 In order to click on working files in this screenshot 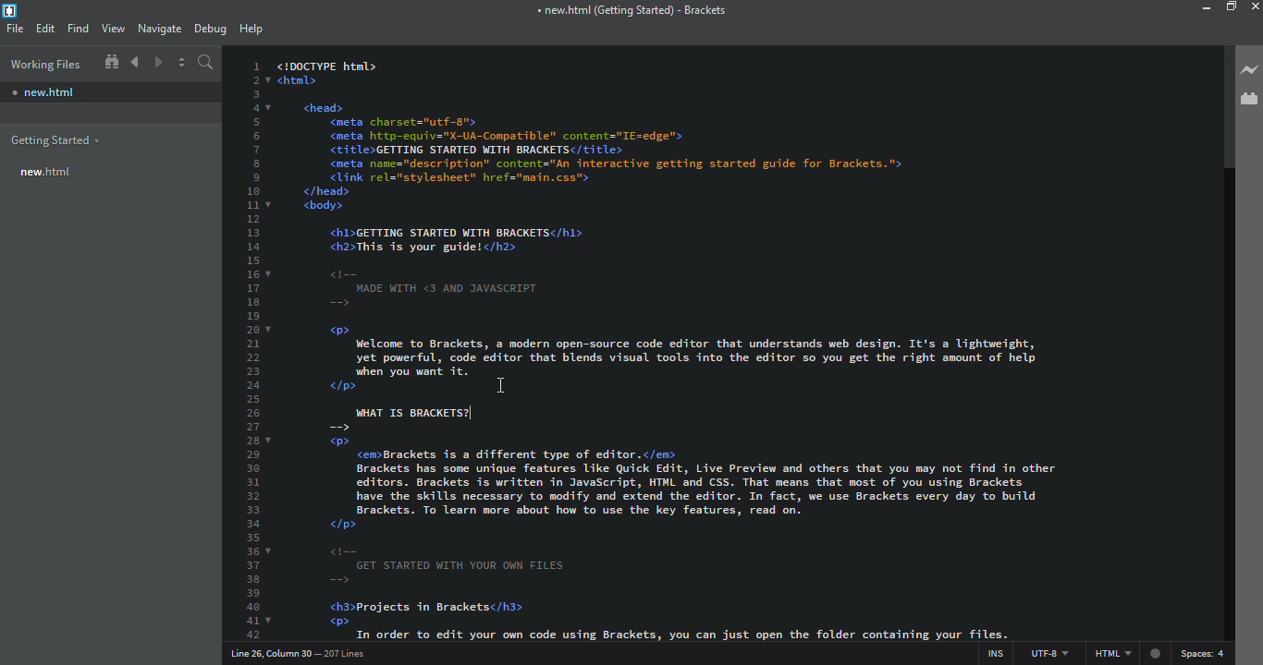, I will do `click(43, 62)`.